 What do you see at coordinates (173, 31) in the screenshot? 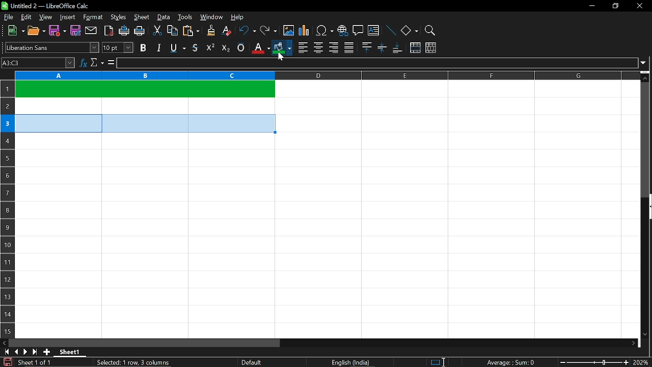
I see `copy` at bounding box center [173, 31].